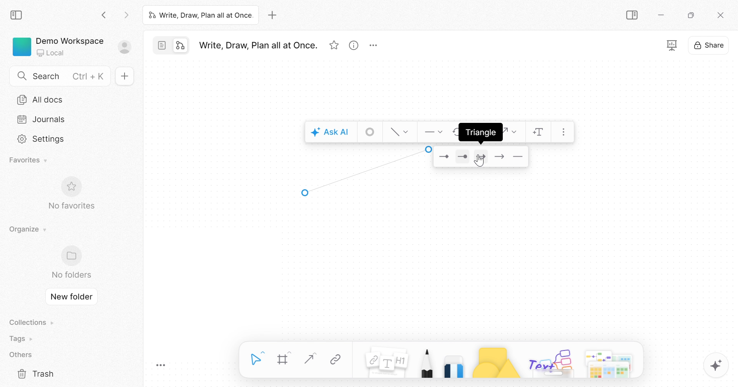 The image size is (738, 387). What do you see at coordinates (200, 15) in the screenshot?
I see `Write, Draw, Plan all at Once.` at bounding box center [200, 15].